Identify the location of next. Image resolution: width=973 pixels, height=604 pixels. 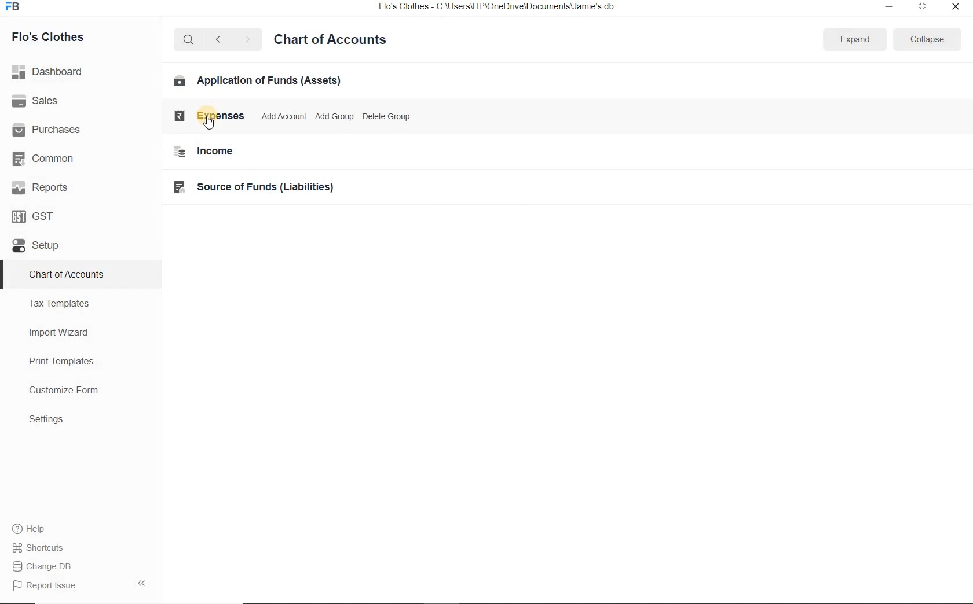
(247, 40).